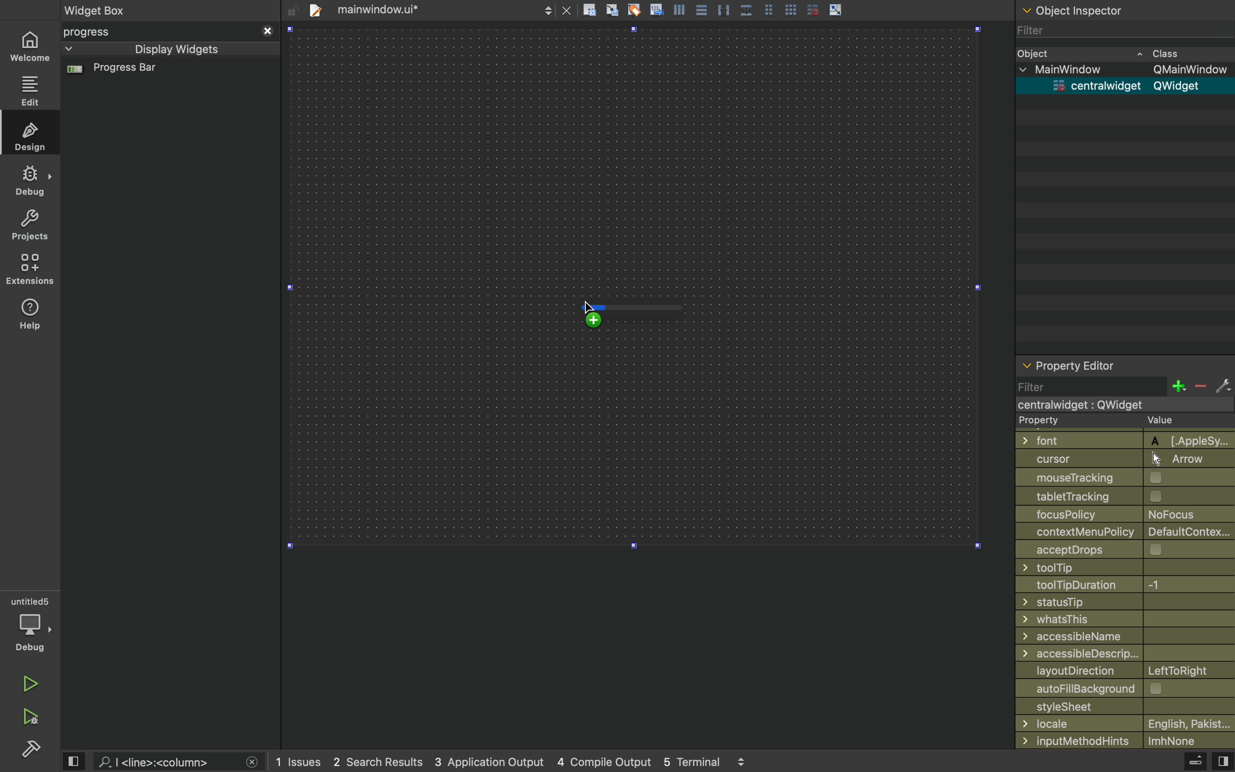  I want to click on mainwindow, so click(1127, 68).